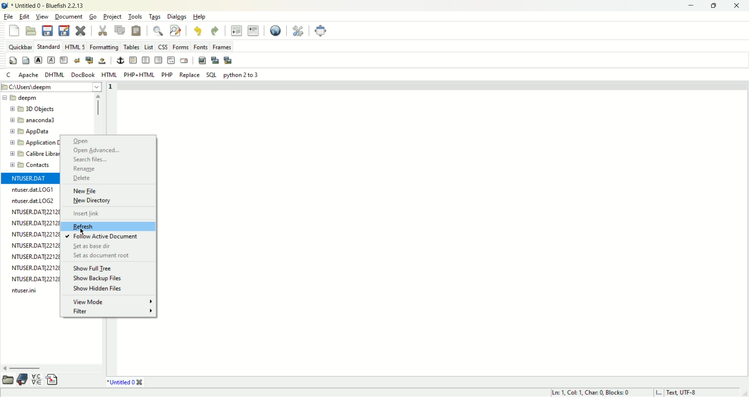 The width and height of the screenshot is (749, 397). What do you see at coordinates (8, 75) in the screenshot?
I see `c` at bounding box center [8, 75].